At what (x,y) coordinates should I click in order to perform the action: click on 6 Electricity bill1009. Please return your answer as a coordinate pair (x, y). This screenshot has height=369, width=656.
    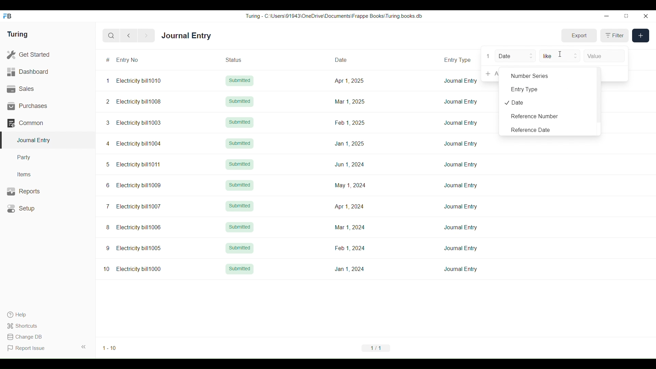
    Looking at the image, I should click on (134, 185).